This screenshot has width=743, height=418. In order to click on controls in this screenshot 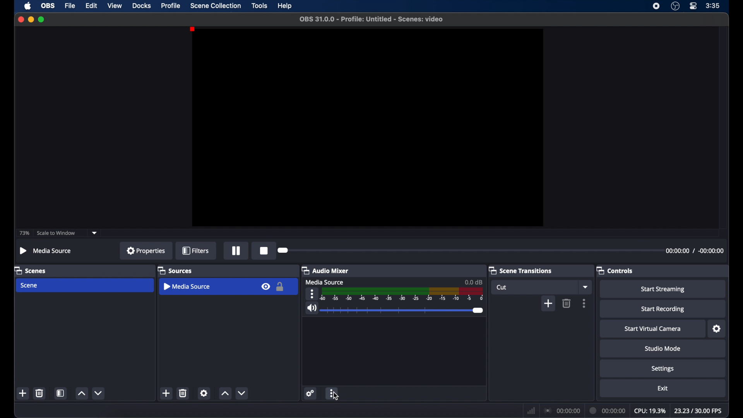, I will do `click(615, 270)`.